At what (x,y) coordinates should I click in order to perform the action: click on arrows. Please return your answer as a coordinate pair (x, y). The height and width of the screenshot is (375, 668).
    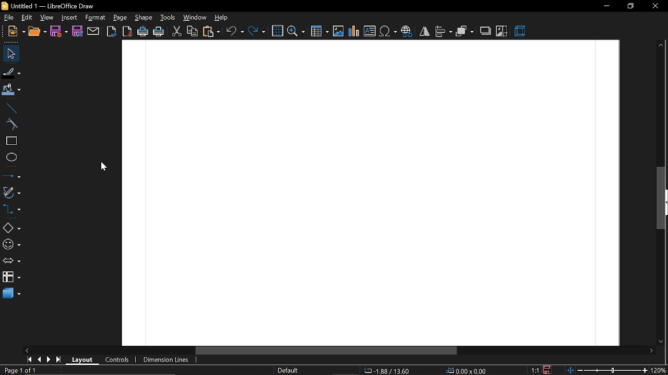
    Looking at the image, I should click on (10, 262).